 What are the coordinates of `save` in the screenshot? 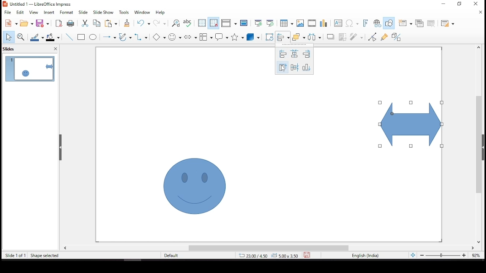 It's located at (44, 24).